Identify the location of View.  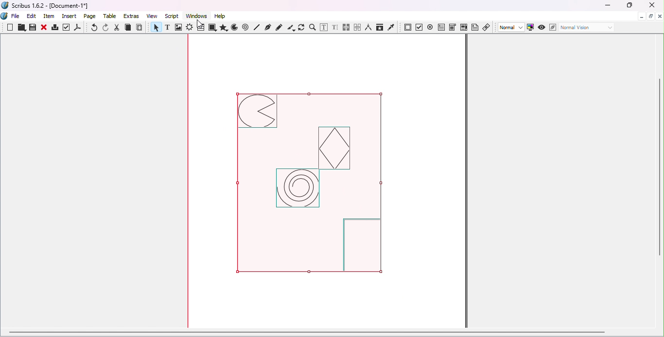
(154, 16).